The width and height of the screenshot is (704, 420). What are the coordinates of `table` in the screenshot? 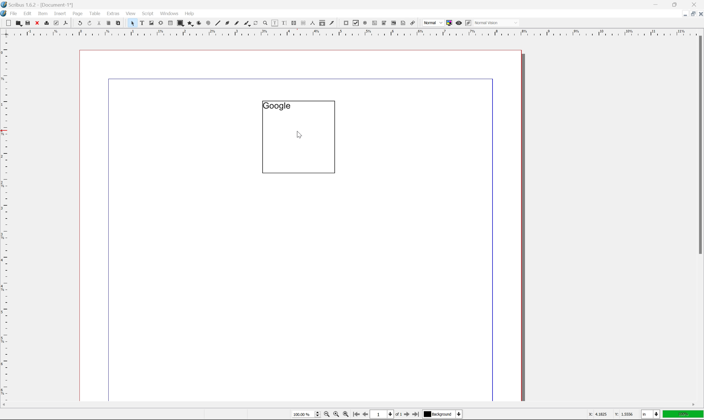 It's located at (95, 13).